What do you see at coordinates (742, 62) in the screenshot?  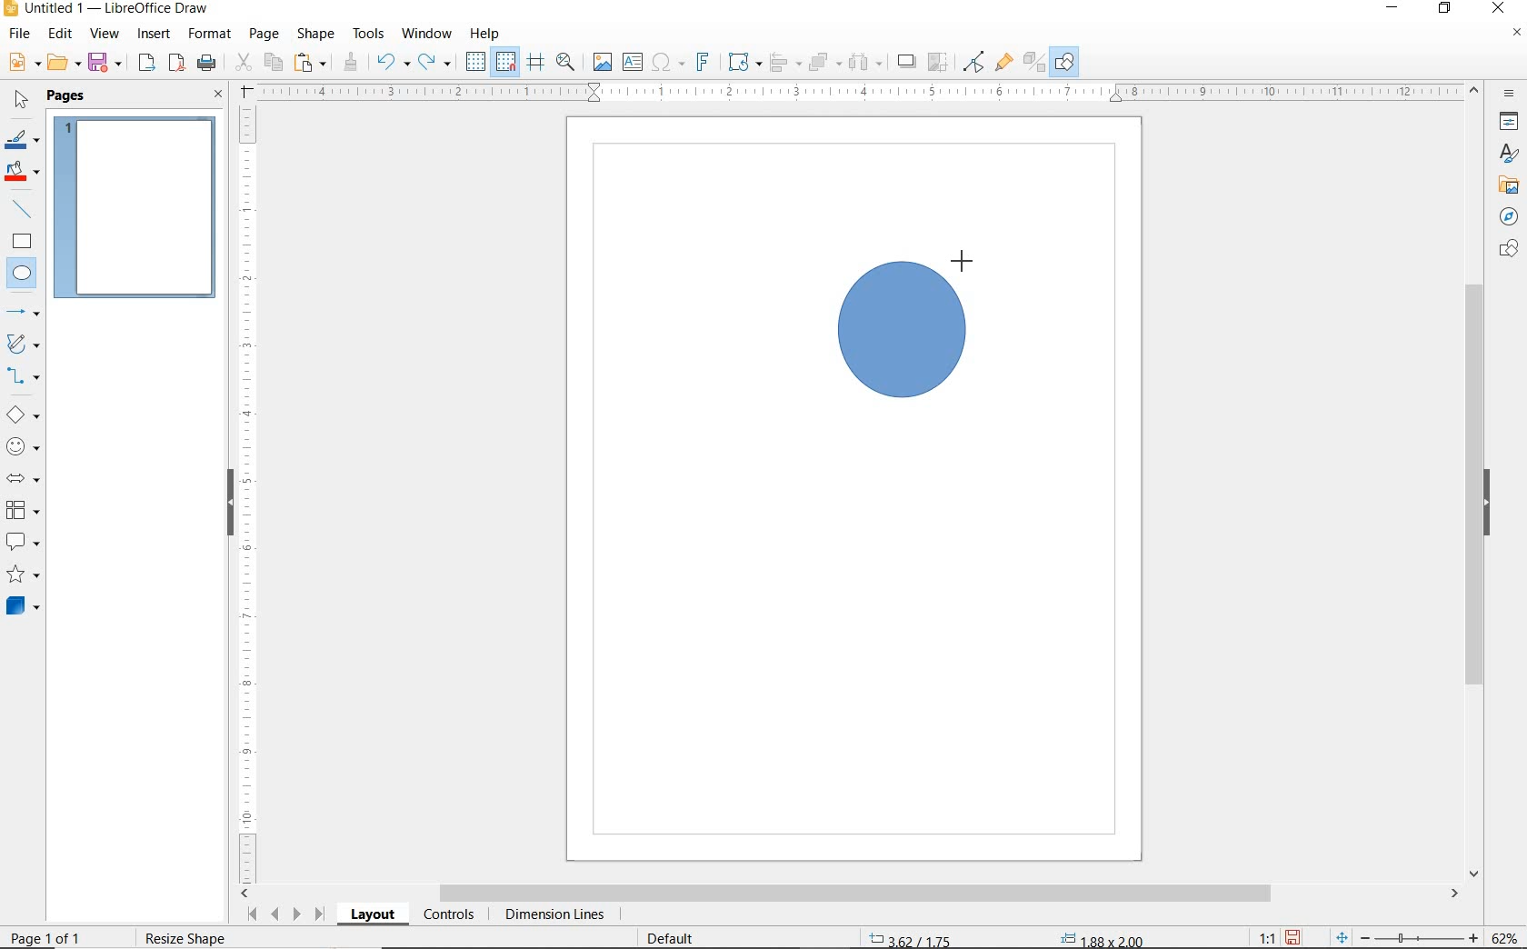 I see `TRANSFORMATIONS` at bounding box center [742, 62].